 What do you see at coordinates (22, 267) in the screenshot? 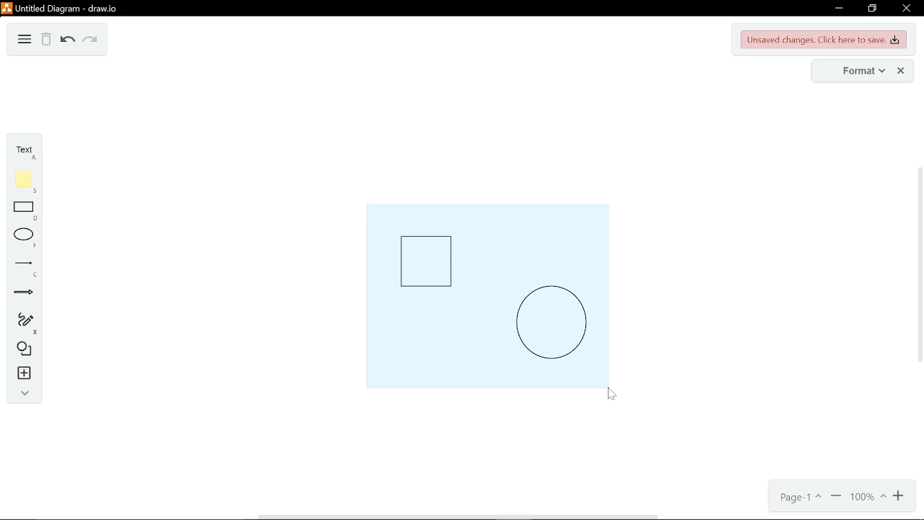
I see `line` at bounding box center [22, 267].